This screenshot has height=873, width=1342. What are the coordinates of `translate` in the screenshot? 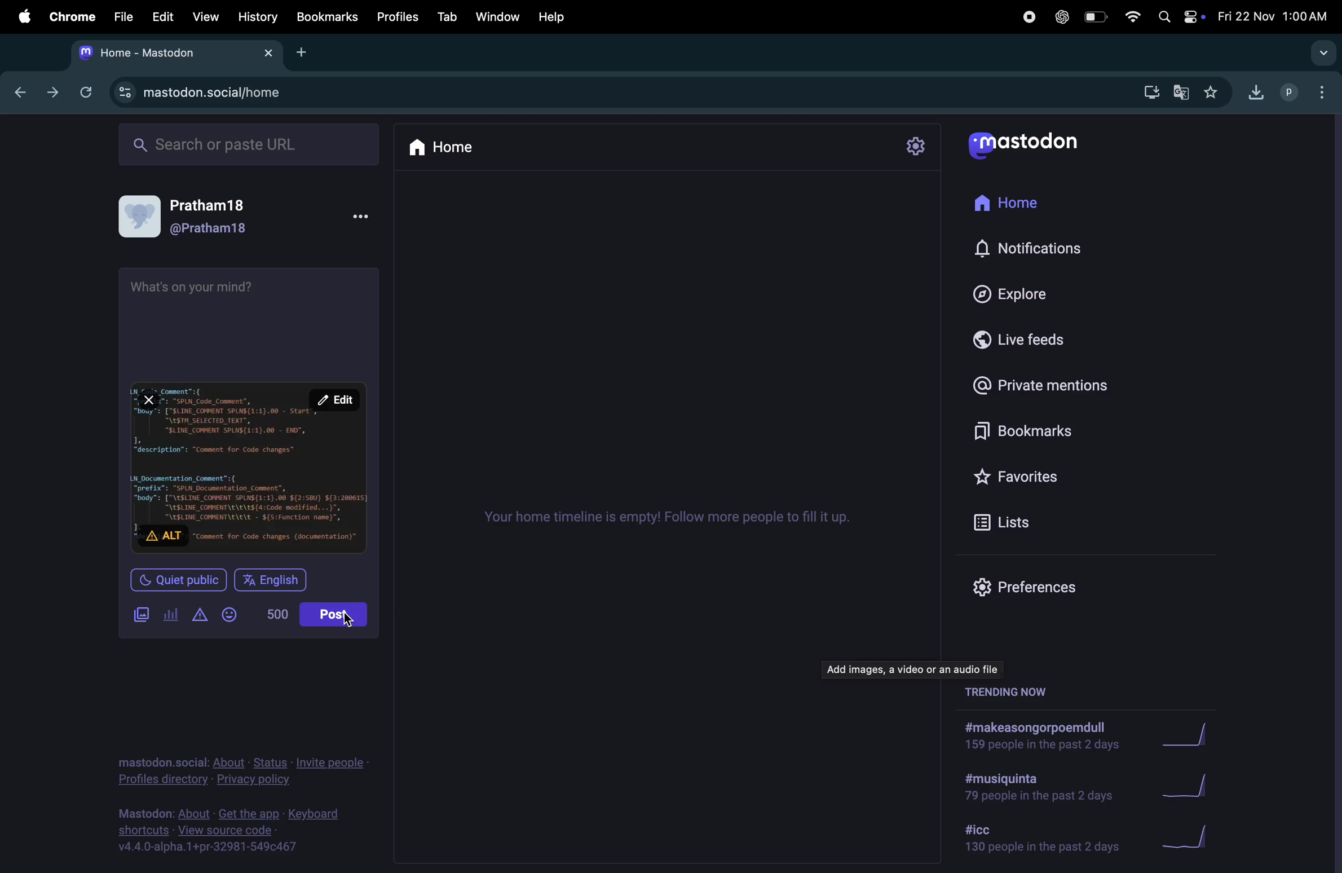 It's located at (1182, 91).